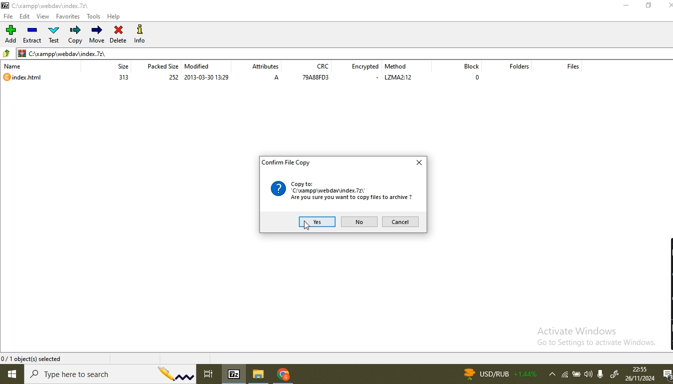  What do you see at coordinates (417, 161) in the screenshot?
I see `close` at bounding box center [417, 161].